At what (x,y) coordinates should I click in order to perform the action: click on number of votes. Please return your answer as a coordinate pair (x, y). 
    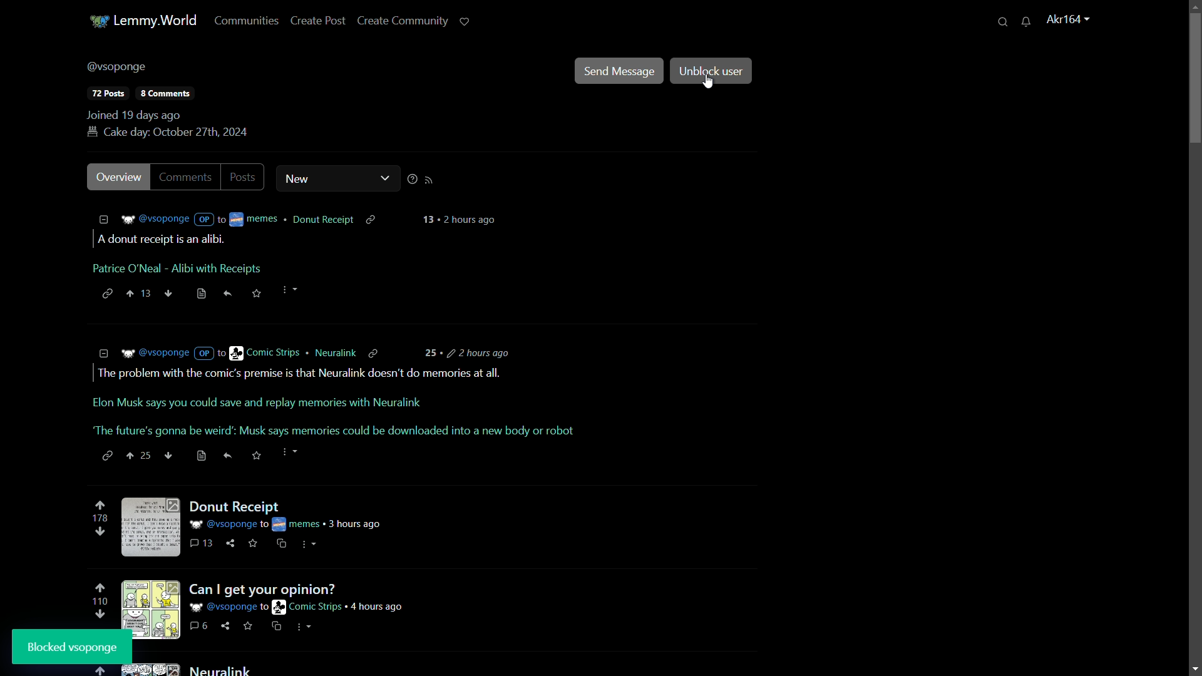
    Looking at the image, I should click on (100, 603).